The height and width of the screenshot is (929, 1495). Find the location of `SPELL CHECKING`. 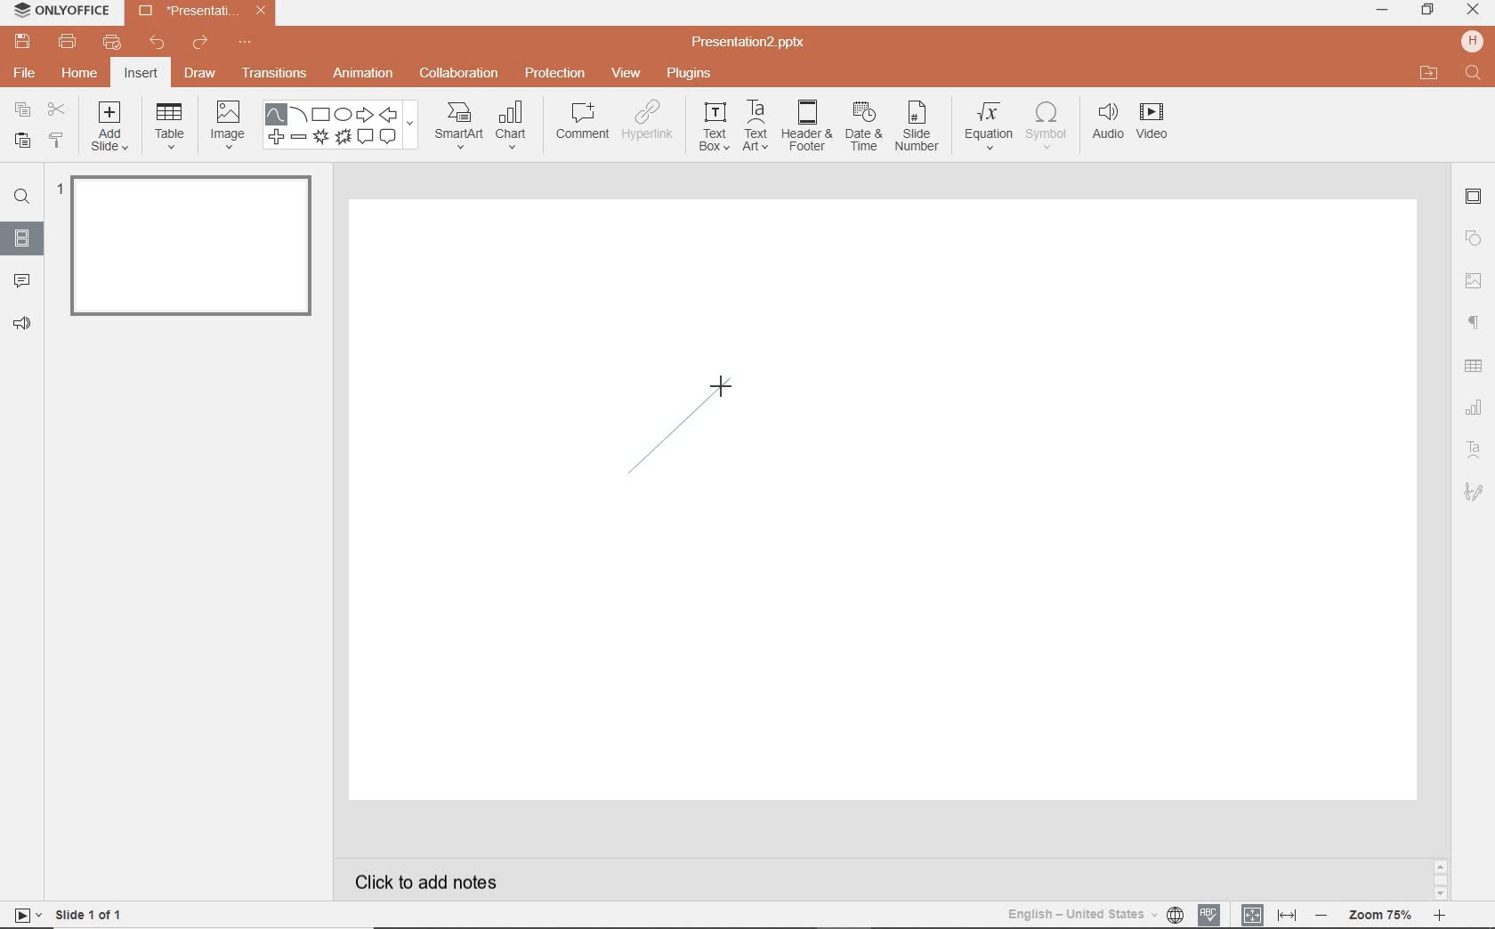

SPELL CHECKING is located at coordinates (1210, 913).